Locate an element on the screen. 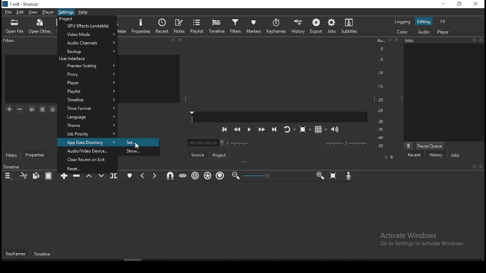 The width and height of the screenshot is (486, 273). open file is located at coordinates (16, 26).